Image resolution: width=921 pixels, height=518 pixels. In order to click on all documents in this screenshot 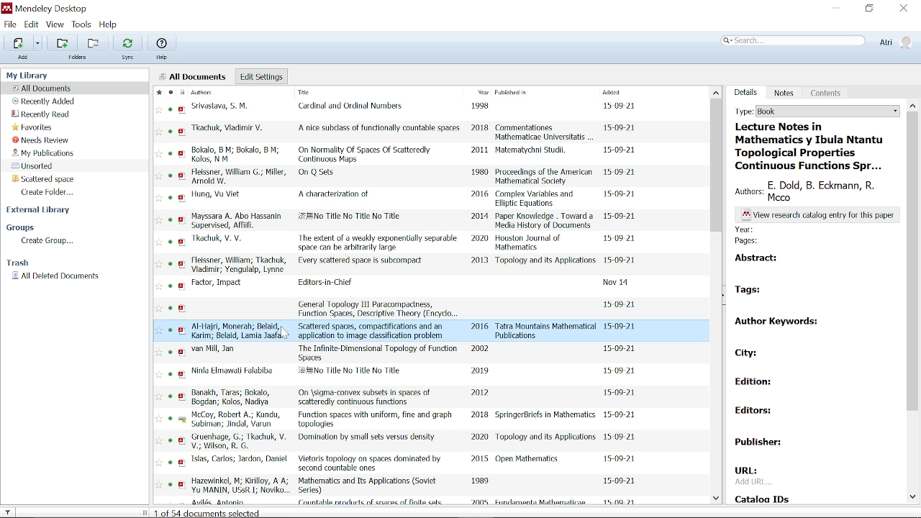, I will do `click(194, 76)`.